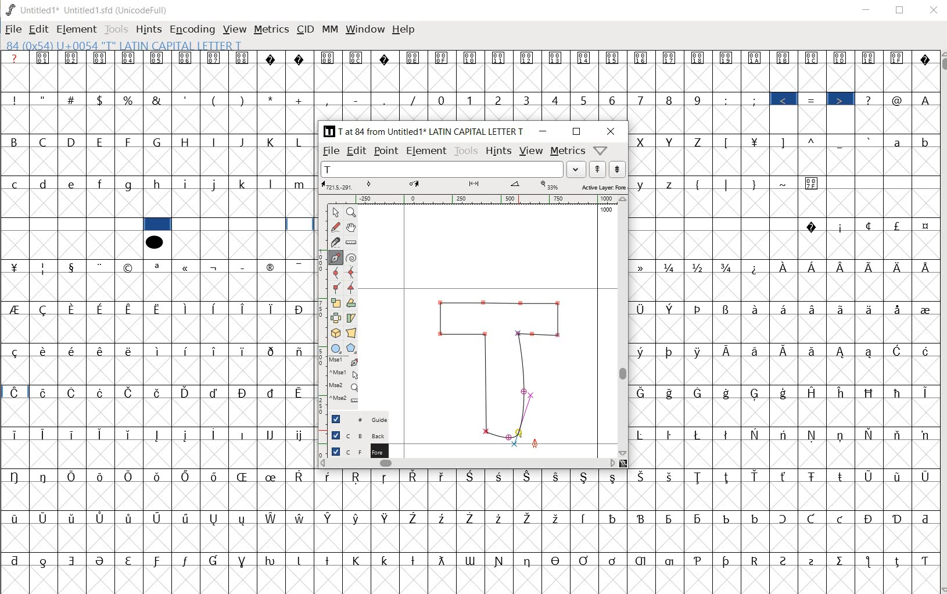  Describe the element at coordinates (644, 185) in the screenshot. I see `y` at that location.